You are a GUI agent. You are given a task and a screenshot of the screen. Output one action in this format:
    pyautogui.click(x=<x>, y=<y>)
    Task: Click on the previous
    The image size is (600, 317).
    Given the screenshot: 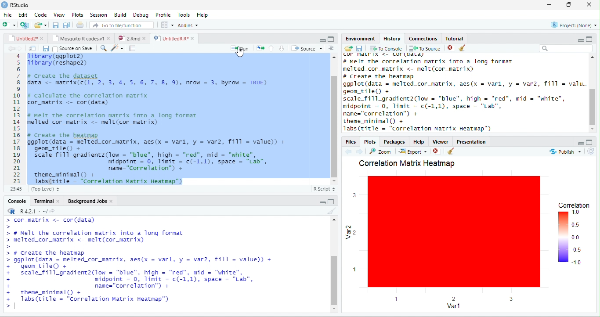 What is the action you would take?
    pyautogui.click(x=350, y=151)
    